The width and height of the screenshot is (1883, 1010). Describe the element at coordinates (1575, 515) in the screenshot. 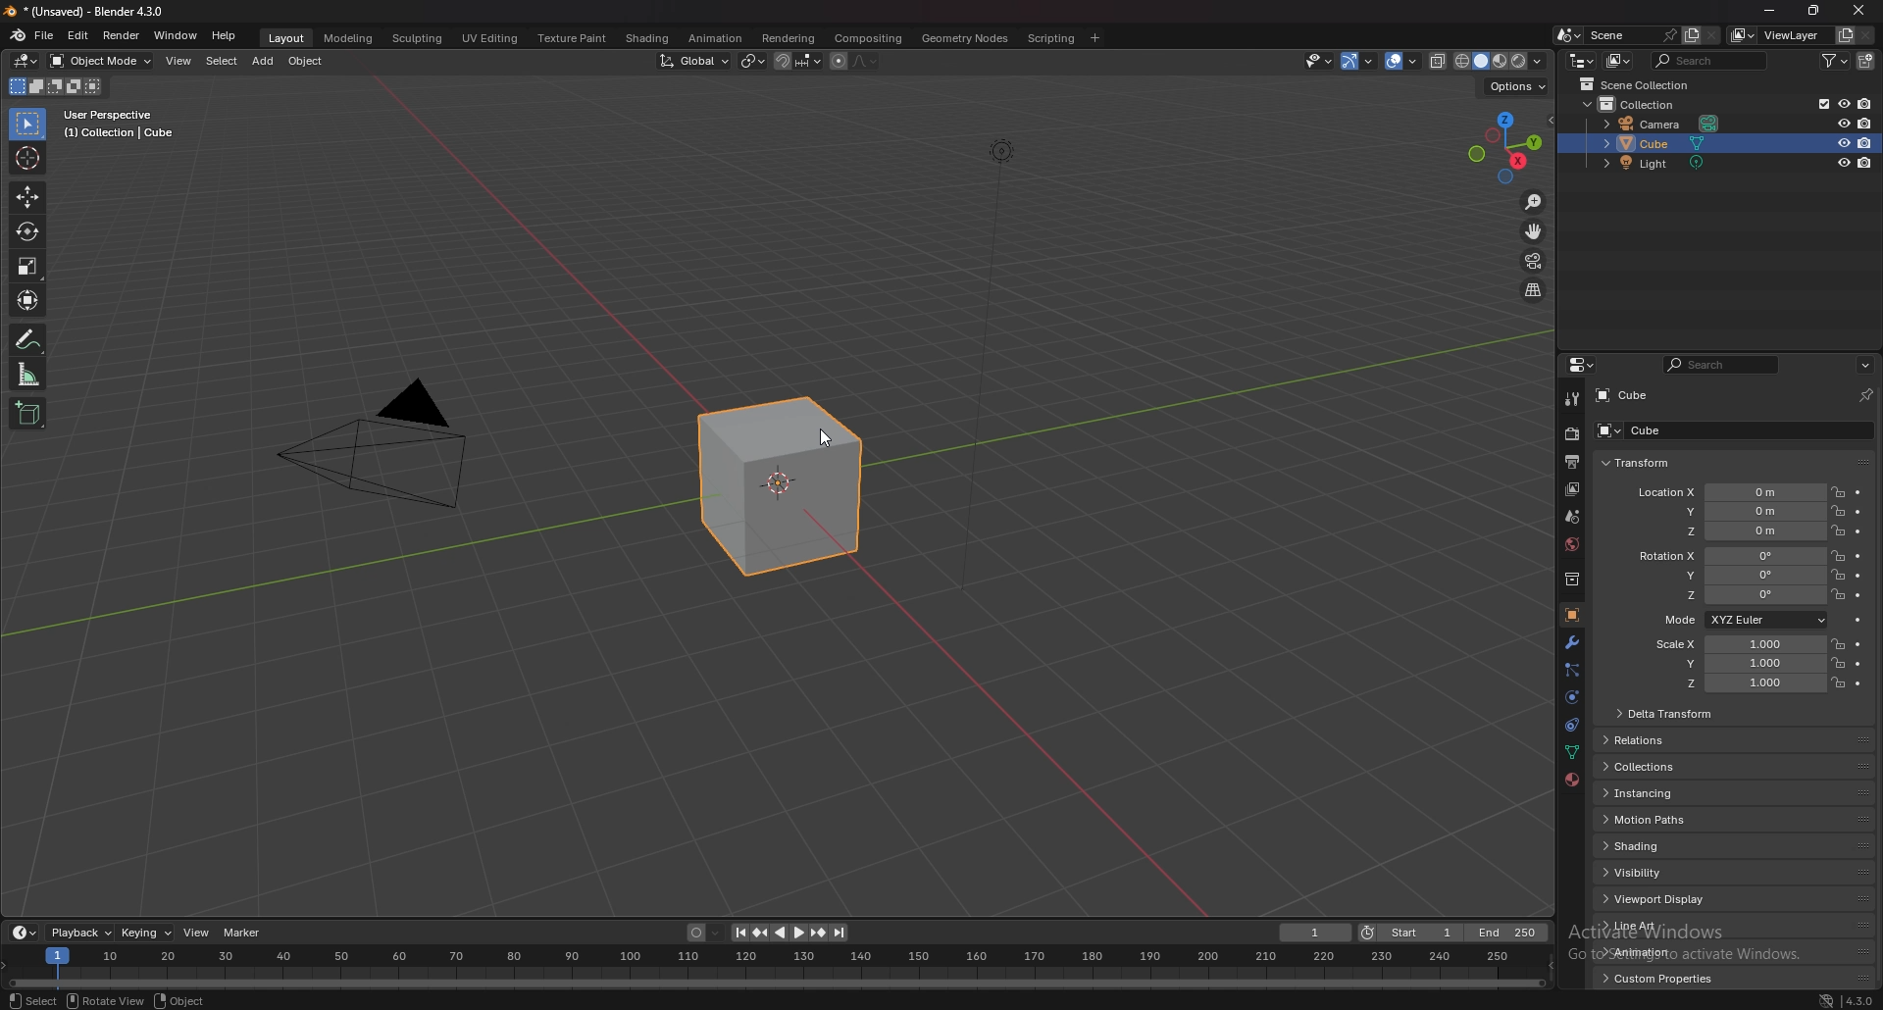

I see `scene` at that location.